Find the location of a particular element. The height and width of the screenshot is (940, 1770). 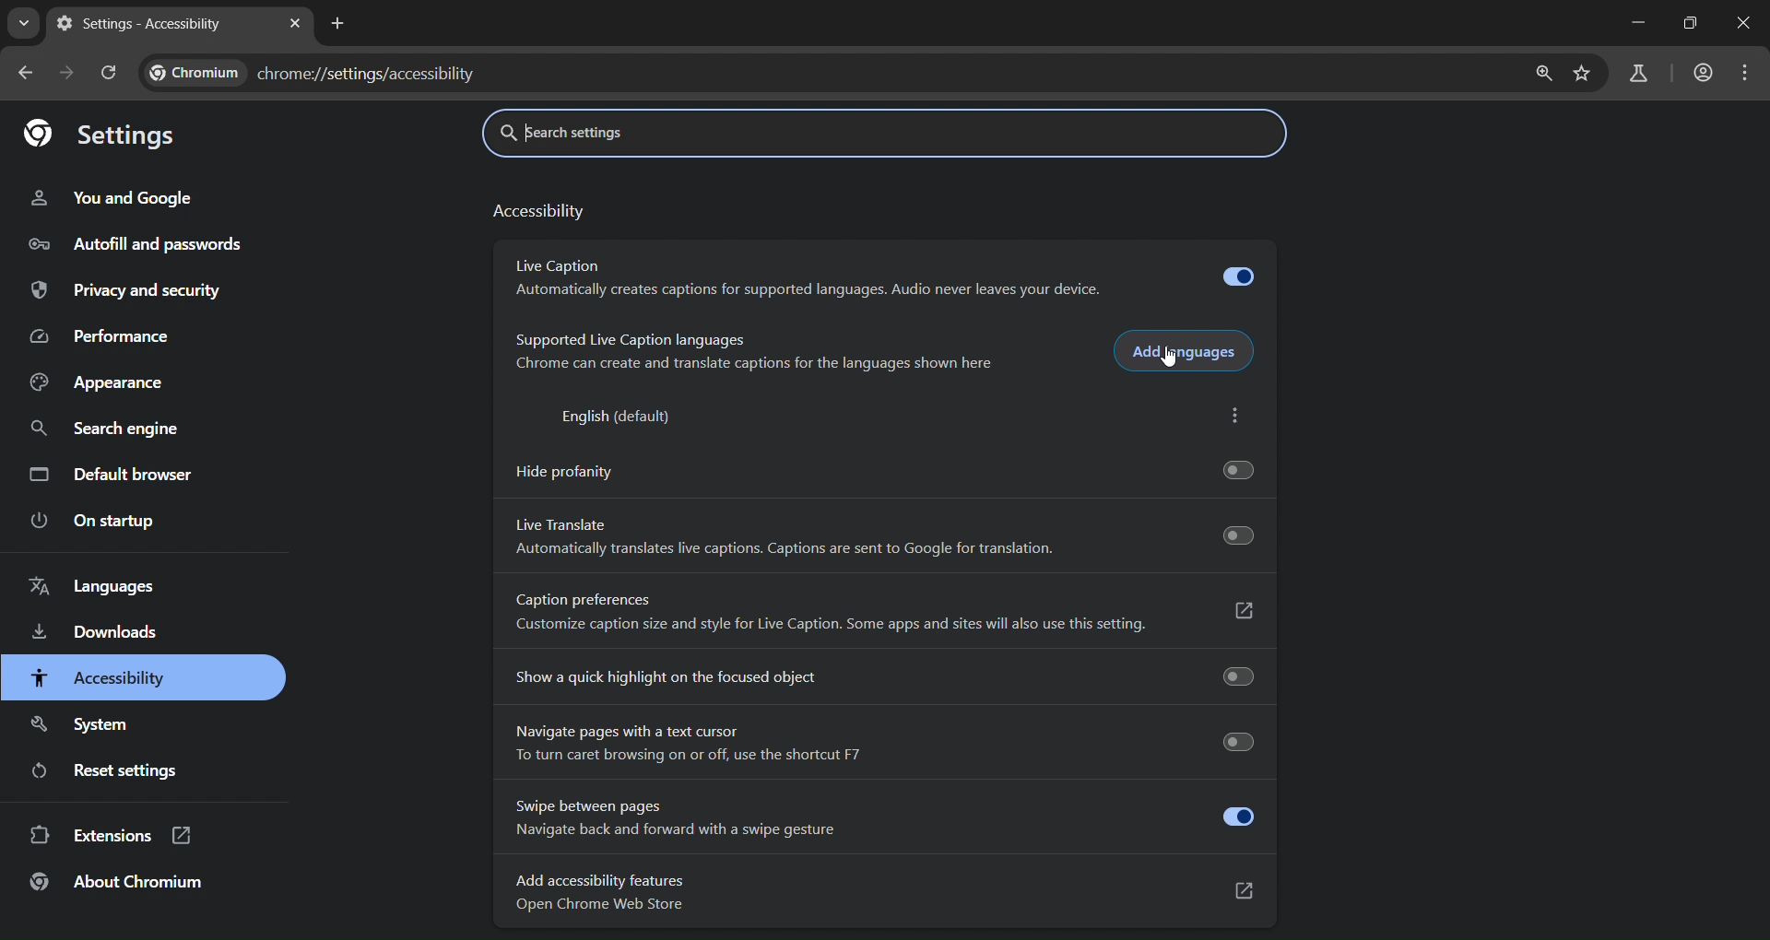

Add accessibility features @
Open Chrome Web Store is located at coordinates (887, 892).